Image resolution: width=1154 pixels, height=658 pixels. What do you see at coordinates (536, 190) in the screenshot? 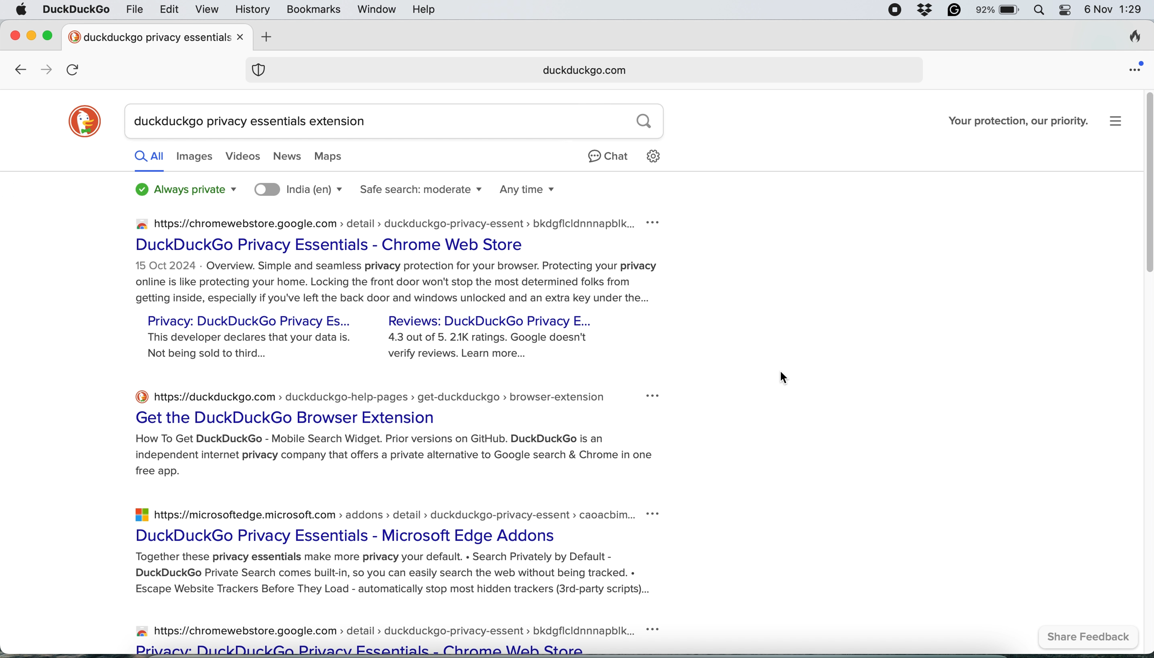
I see `any time` at bounding box center [536, 190].